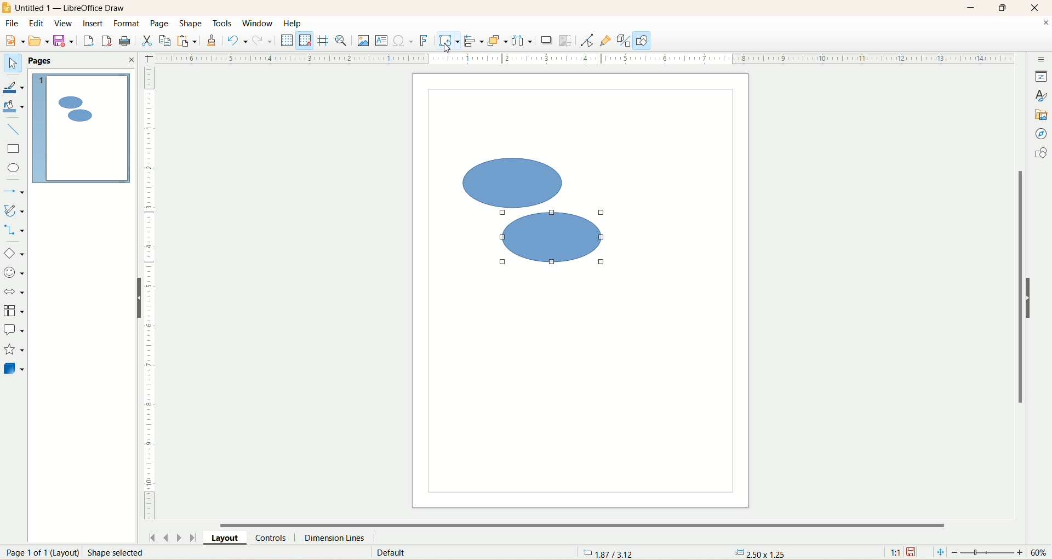 The height and width of the screenshot is (560, 1052). Describe the element at coordinates (1042, 116) in the screenshot. I see `gallery` at that location.